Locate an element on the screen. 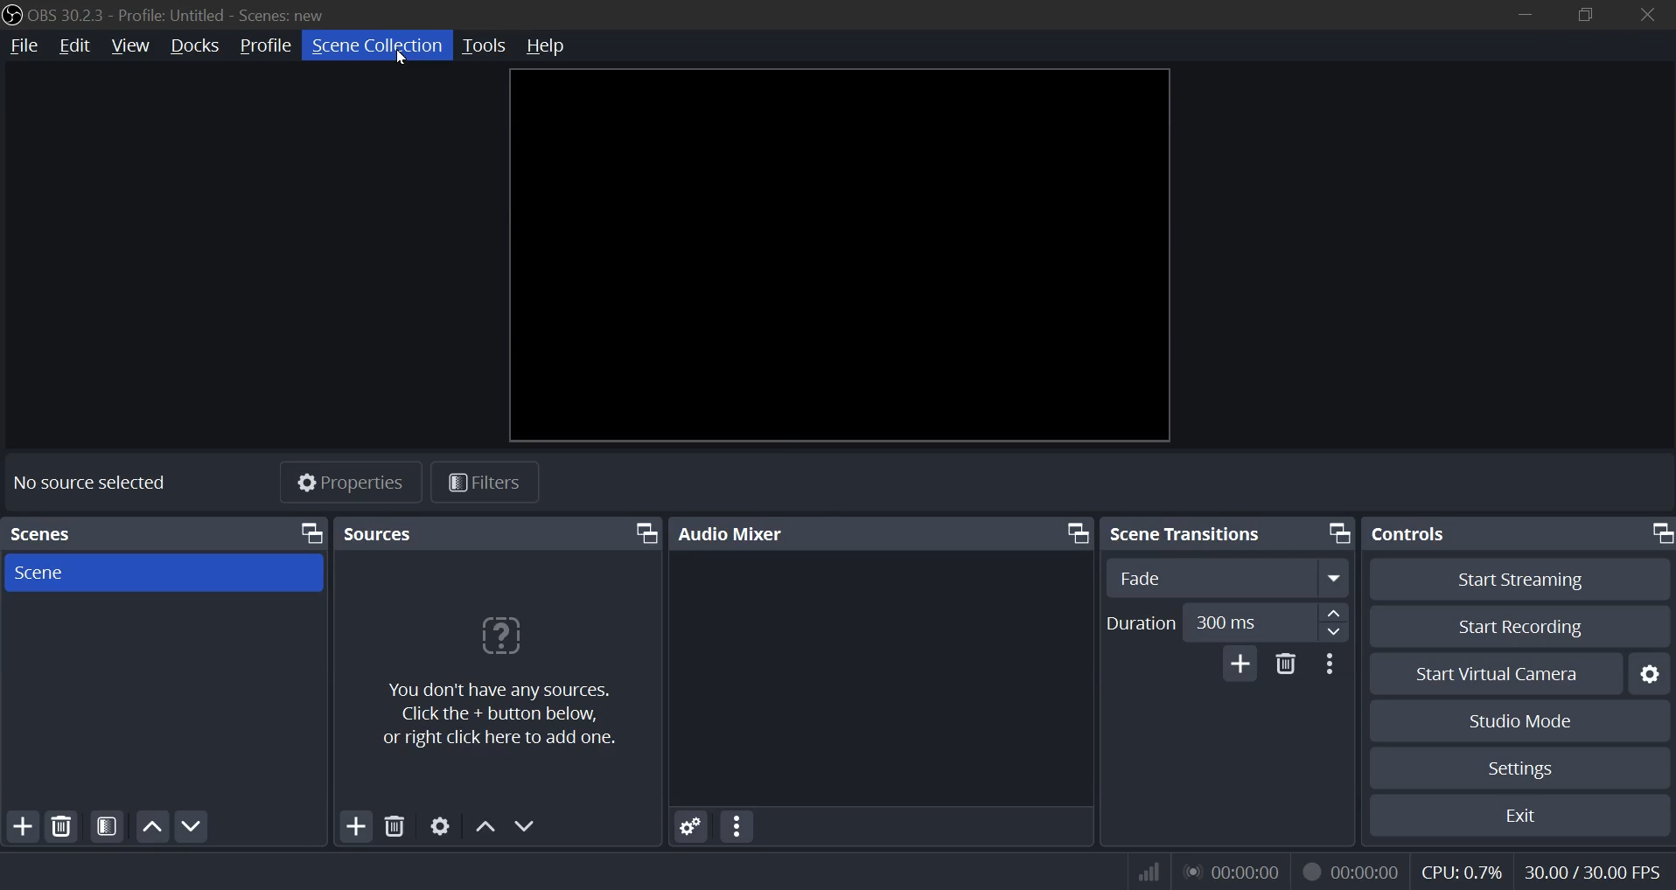 Image resolution: width=1676 pixels, height=890 pixels. more is located at coordinates (1333, 664).